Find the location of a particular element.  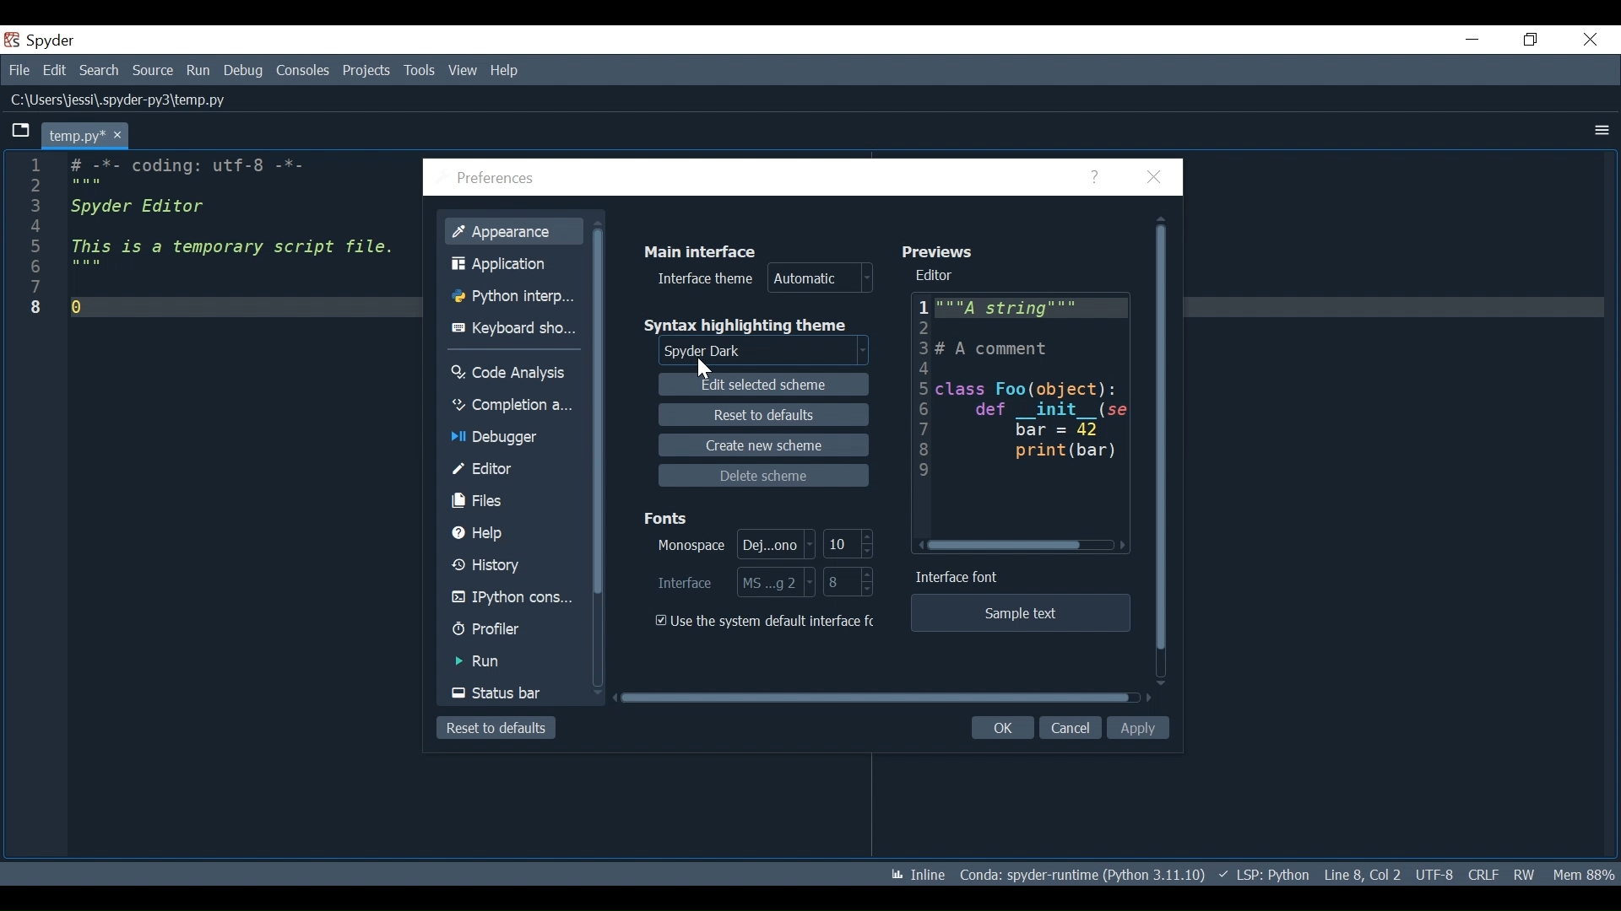

(un)check the use the system default interface font is located at coordinates (764, 620).